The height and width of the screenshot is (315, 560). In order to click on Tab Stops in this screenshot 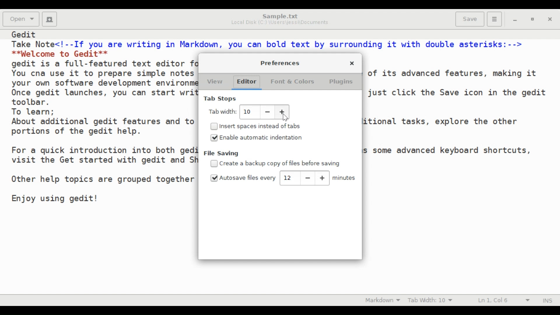, I will do `click(219, 99)`.